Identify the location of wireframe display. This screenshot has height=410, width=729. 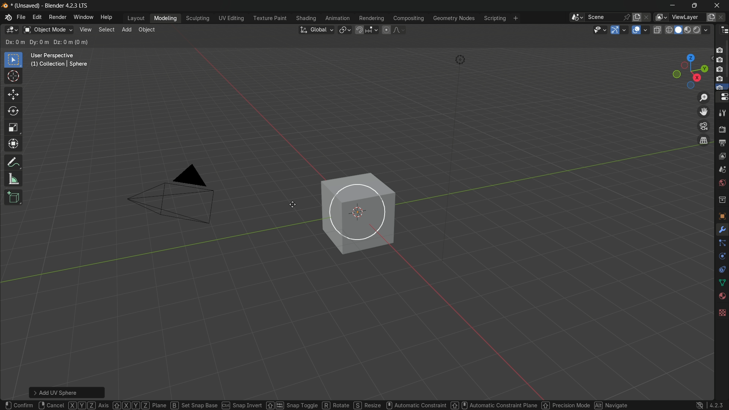
(669, 30).